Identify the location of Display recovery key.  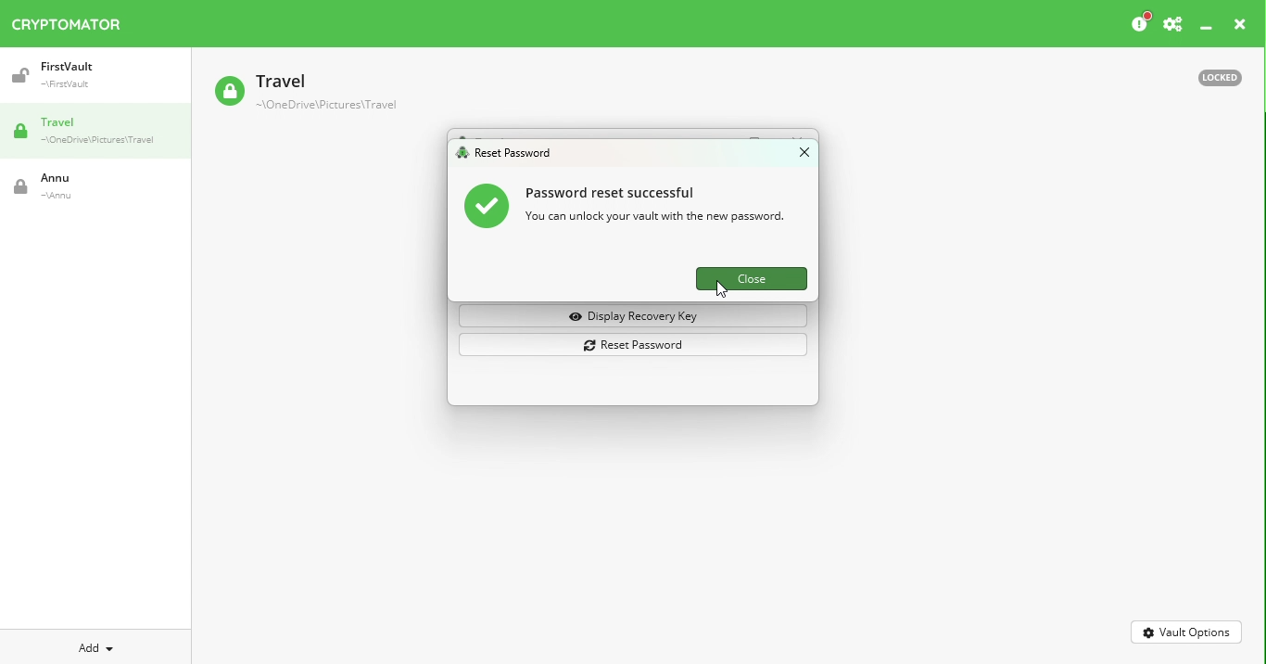
(637, 316).